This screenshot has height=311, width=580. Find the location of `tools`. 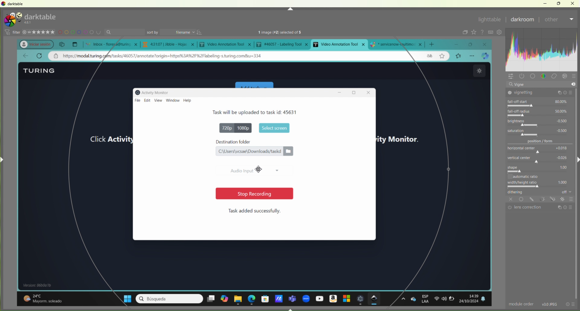

tools is located at coordinates (535, 199).